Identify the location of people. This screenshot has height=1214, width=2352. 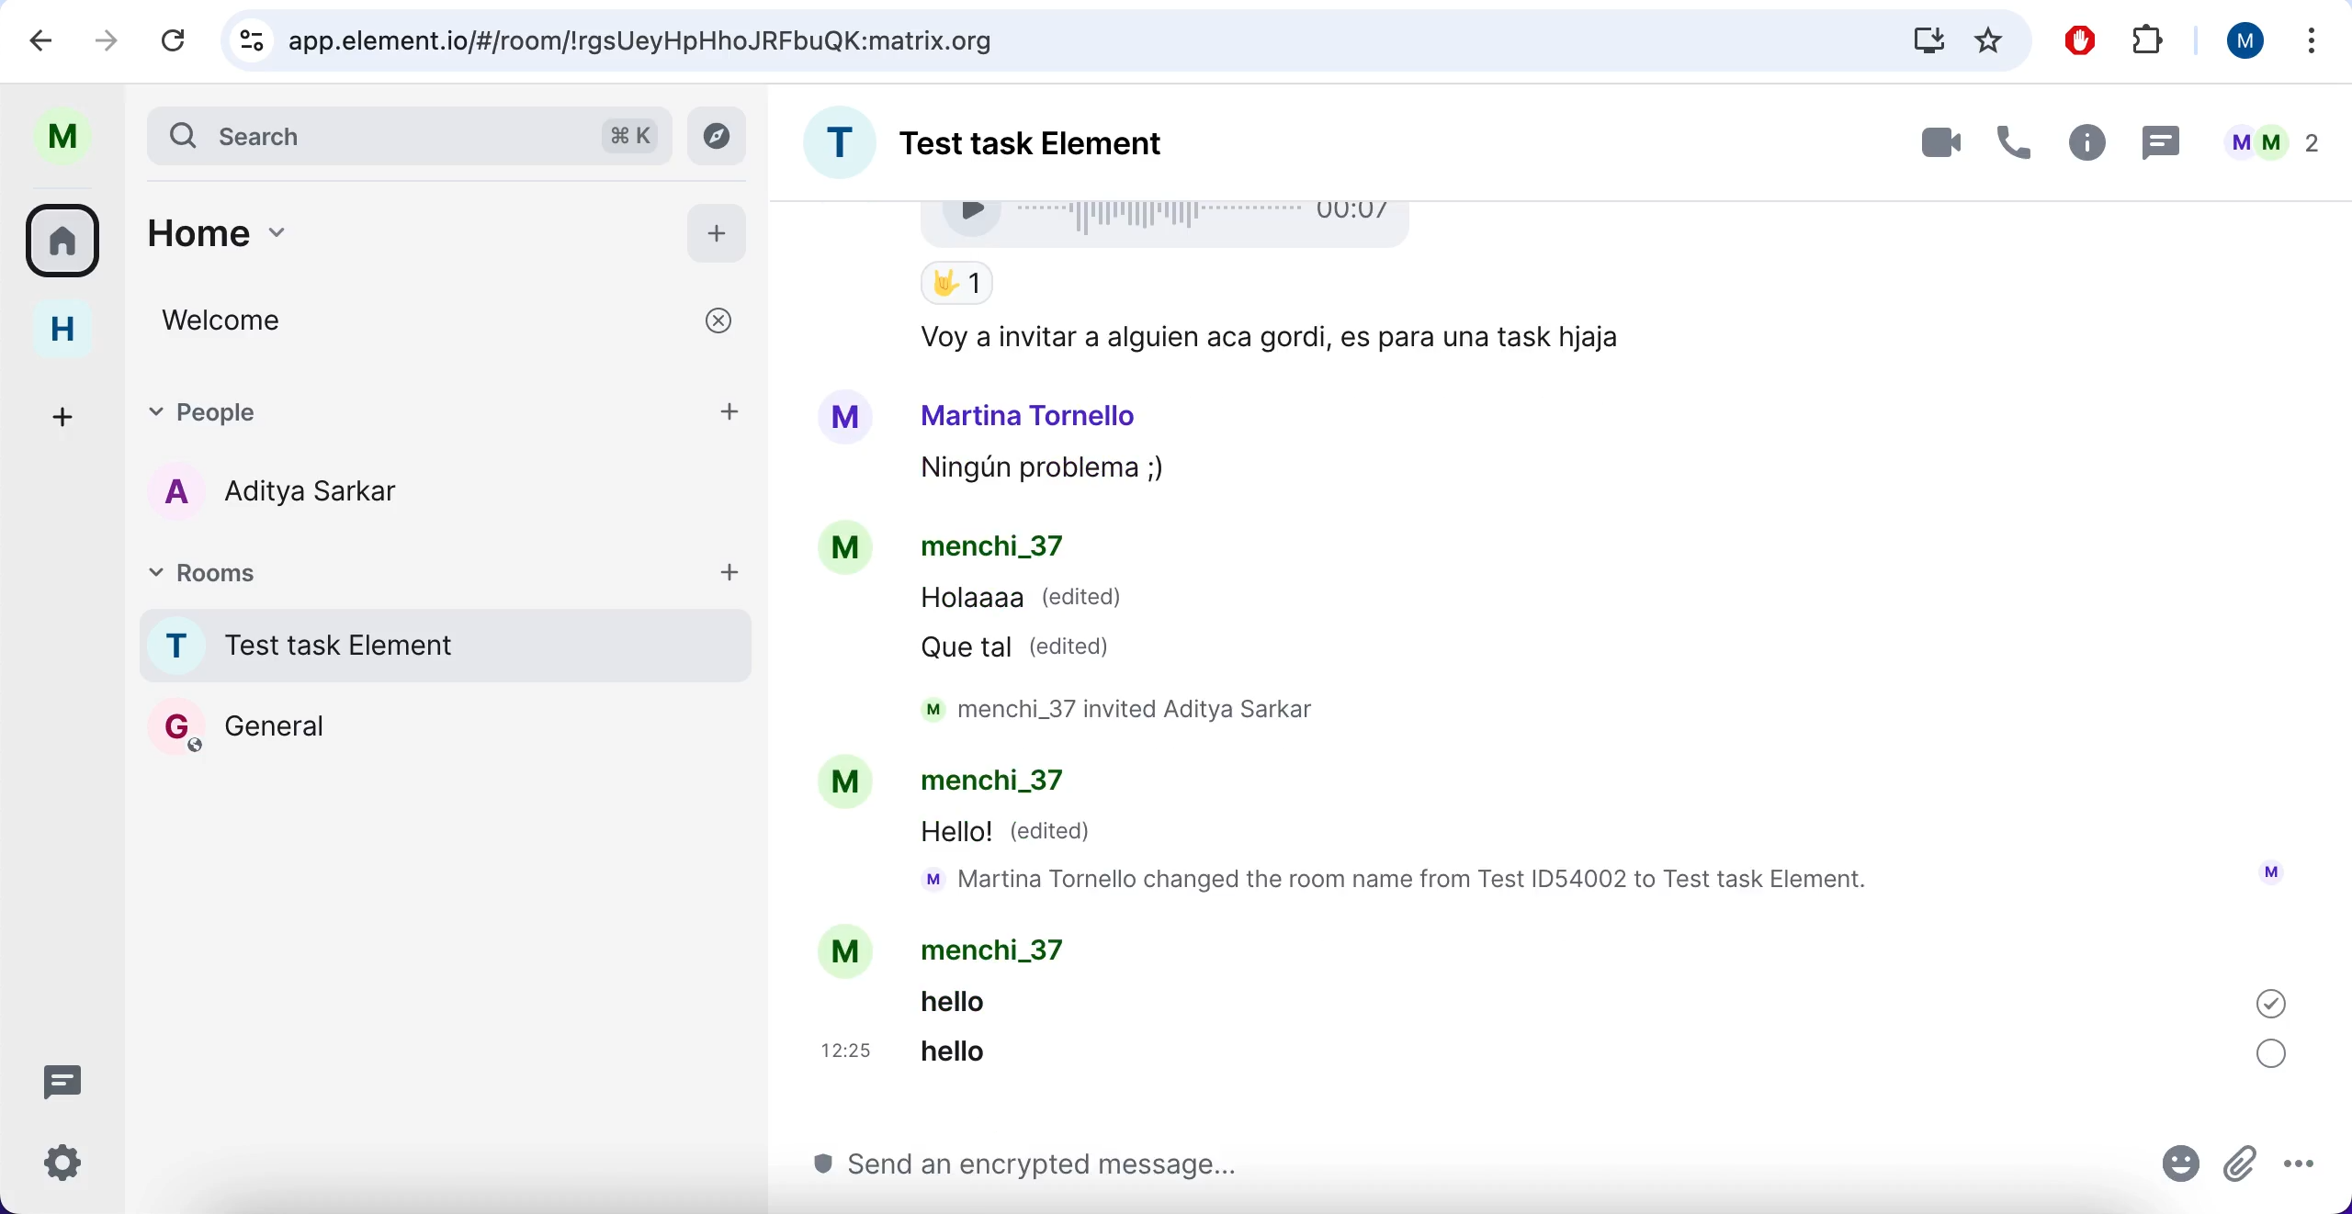
(392, 409).